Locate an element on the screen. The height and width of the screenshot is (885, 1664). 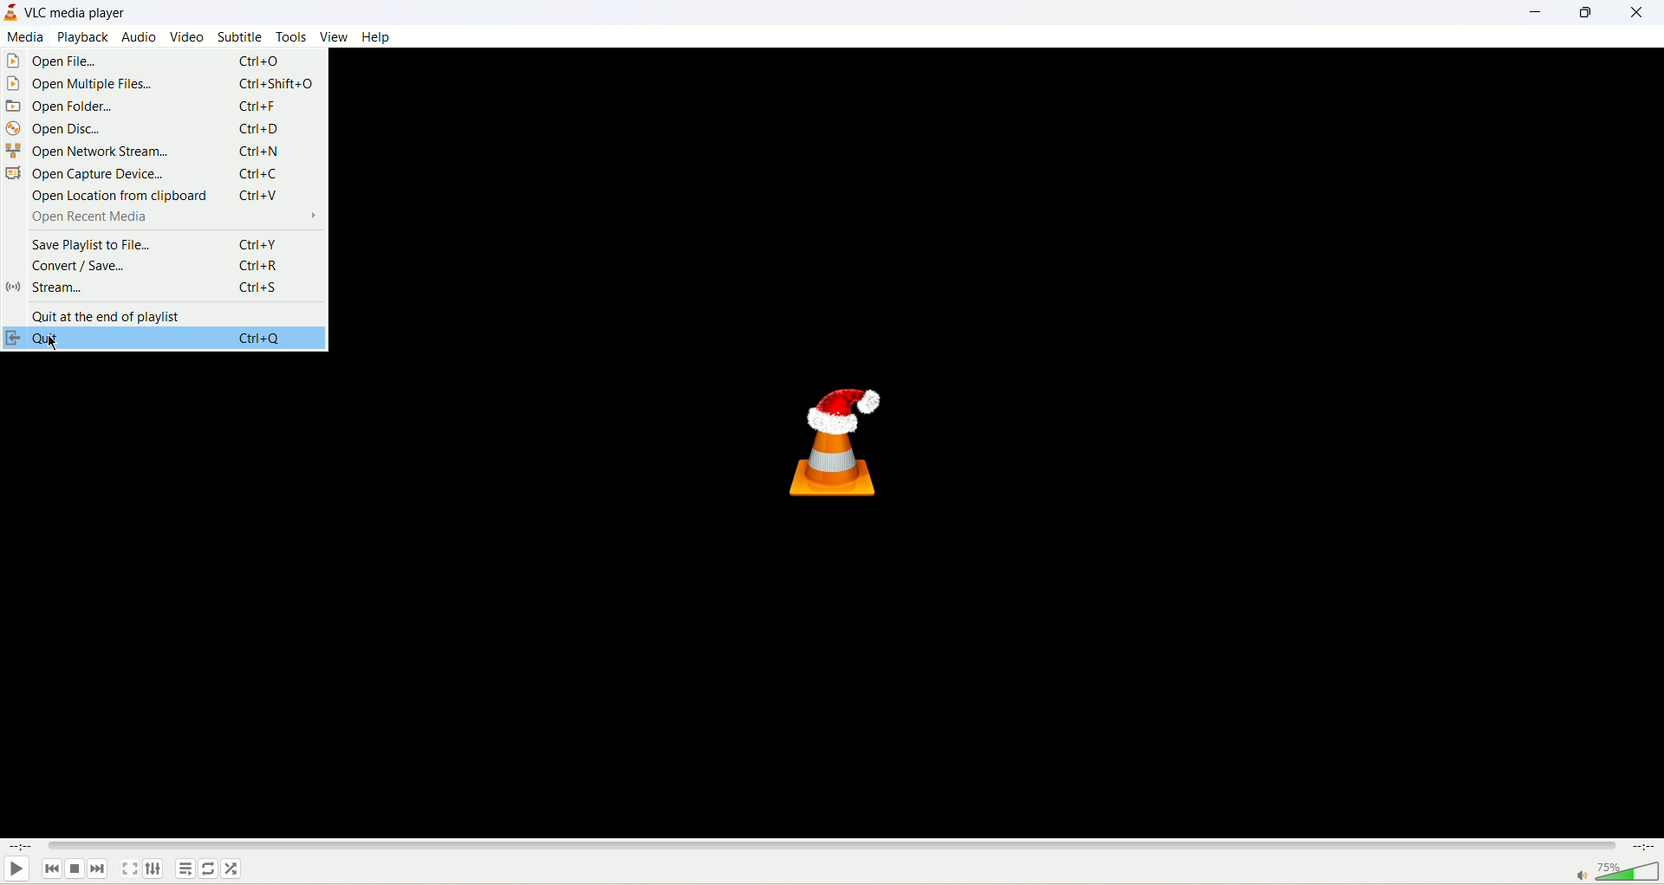
previous is located at coordinates (55, 872).